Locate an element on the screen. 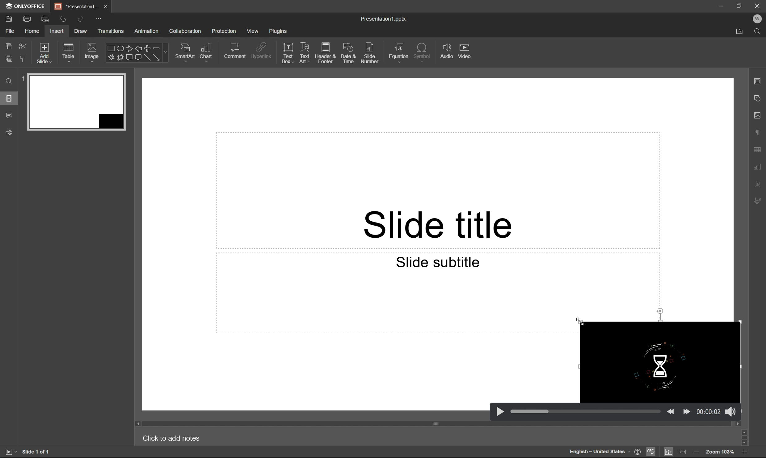 This screenshot has height=458, width=766. chart settings is located at coordinates (761, 166).